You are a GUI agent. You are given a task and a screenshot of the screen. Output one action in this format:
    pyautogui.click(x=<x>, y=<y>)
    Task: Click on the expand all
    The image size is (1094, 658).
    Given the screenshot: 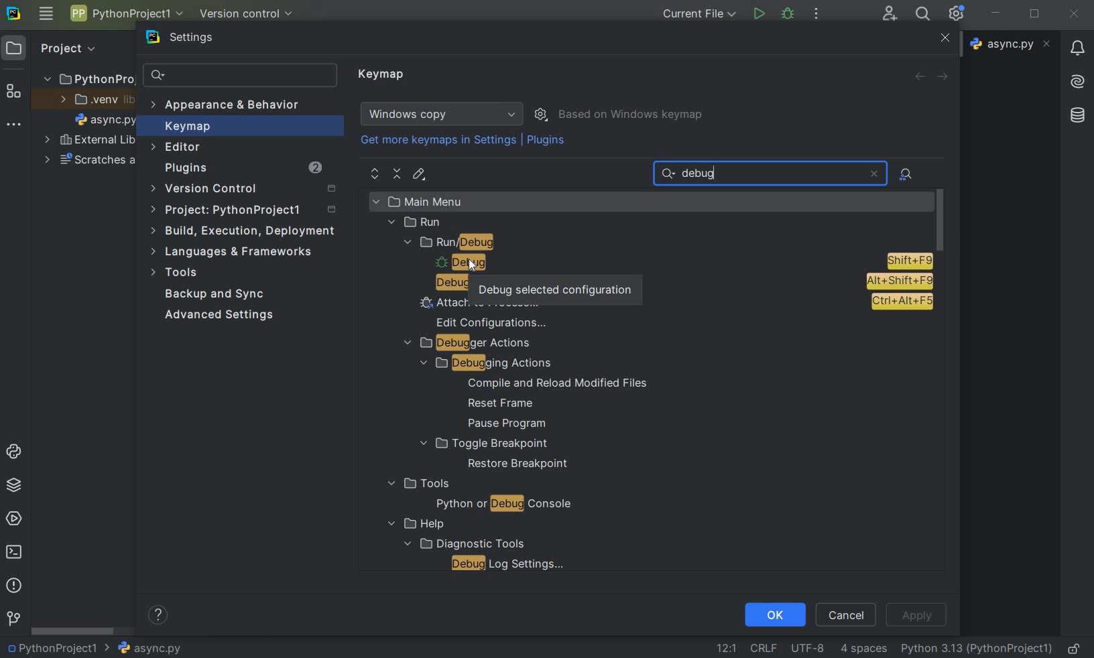 What is the action you would take?
    pyautogui.click(x=375, y=174)
    